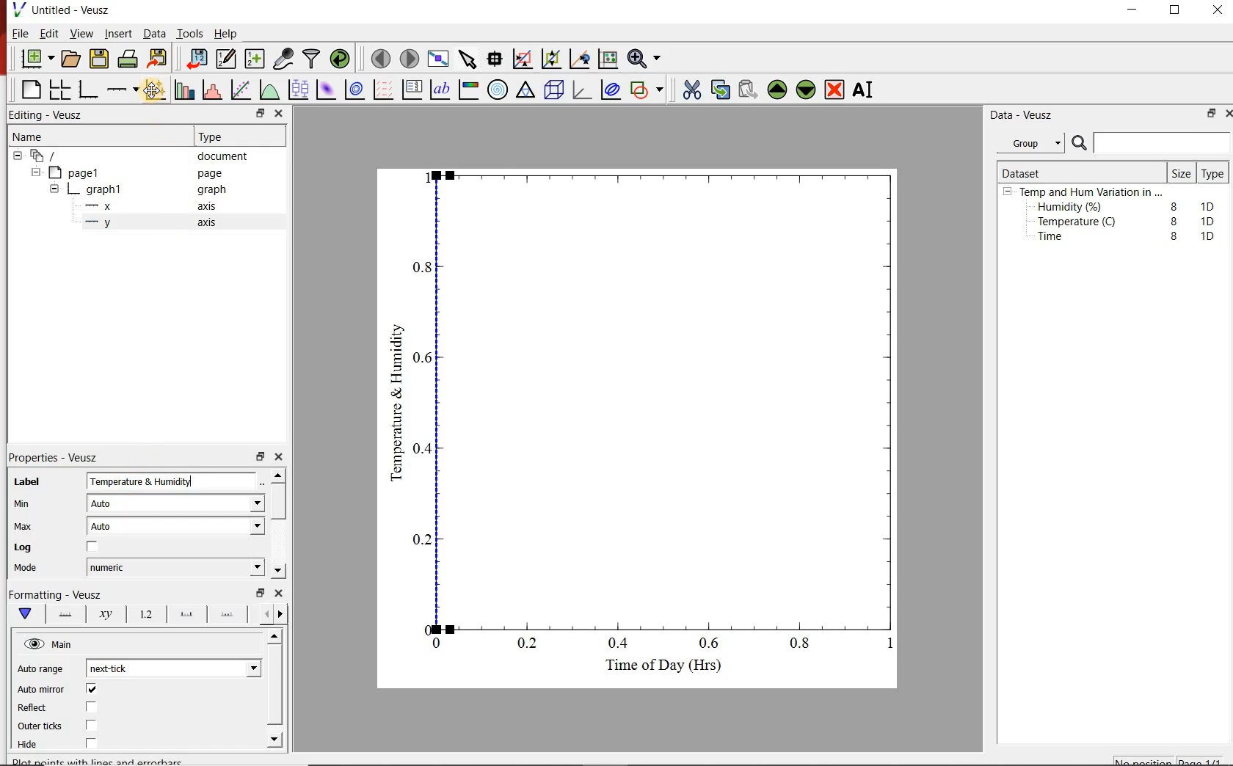 This screenshot has height=766, width=1233. I want to click on blank page, so click(29, 88).